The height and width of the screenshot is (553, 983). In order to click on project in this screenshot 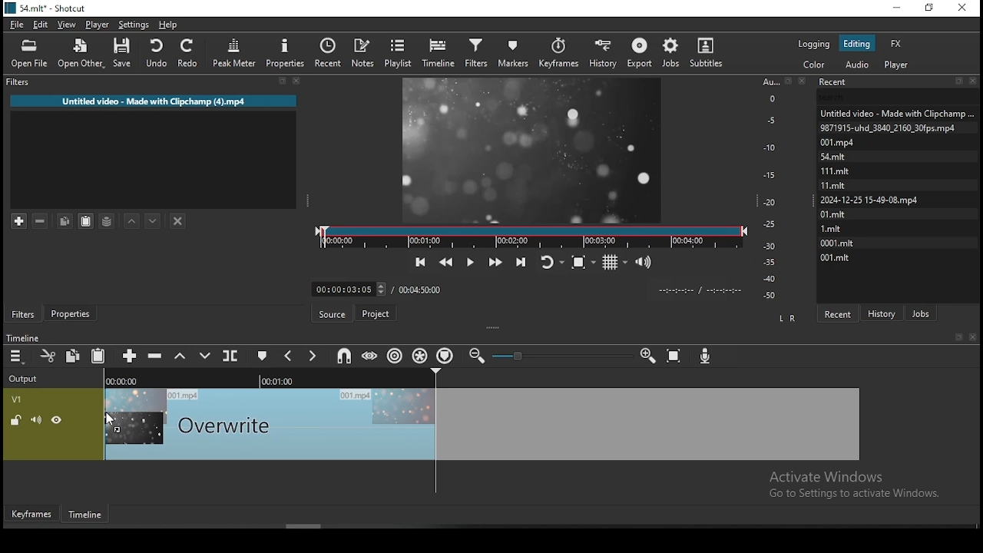, I will do `click(377, 313)`.